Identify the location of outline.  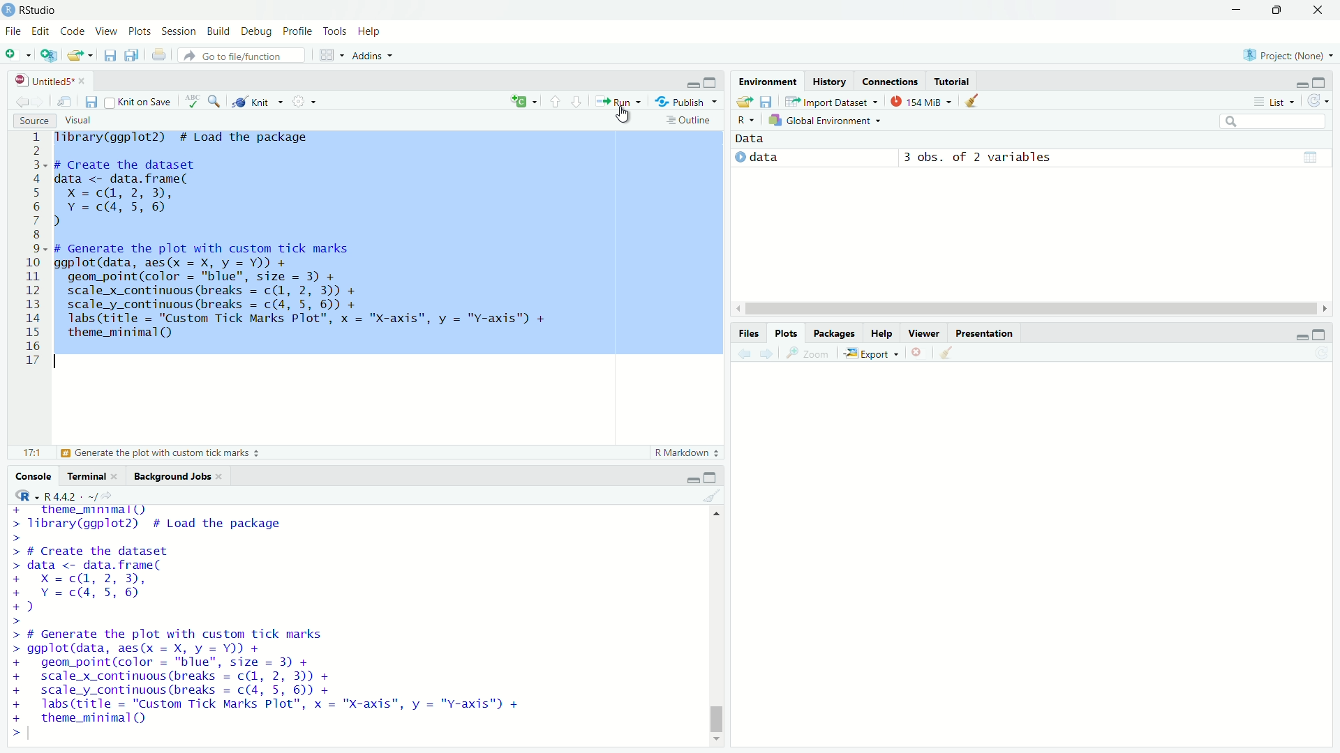
(691, 121).